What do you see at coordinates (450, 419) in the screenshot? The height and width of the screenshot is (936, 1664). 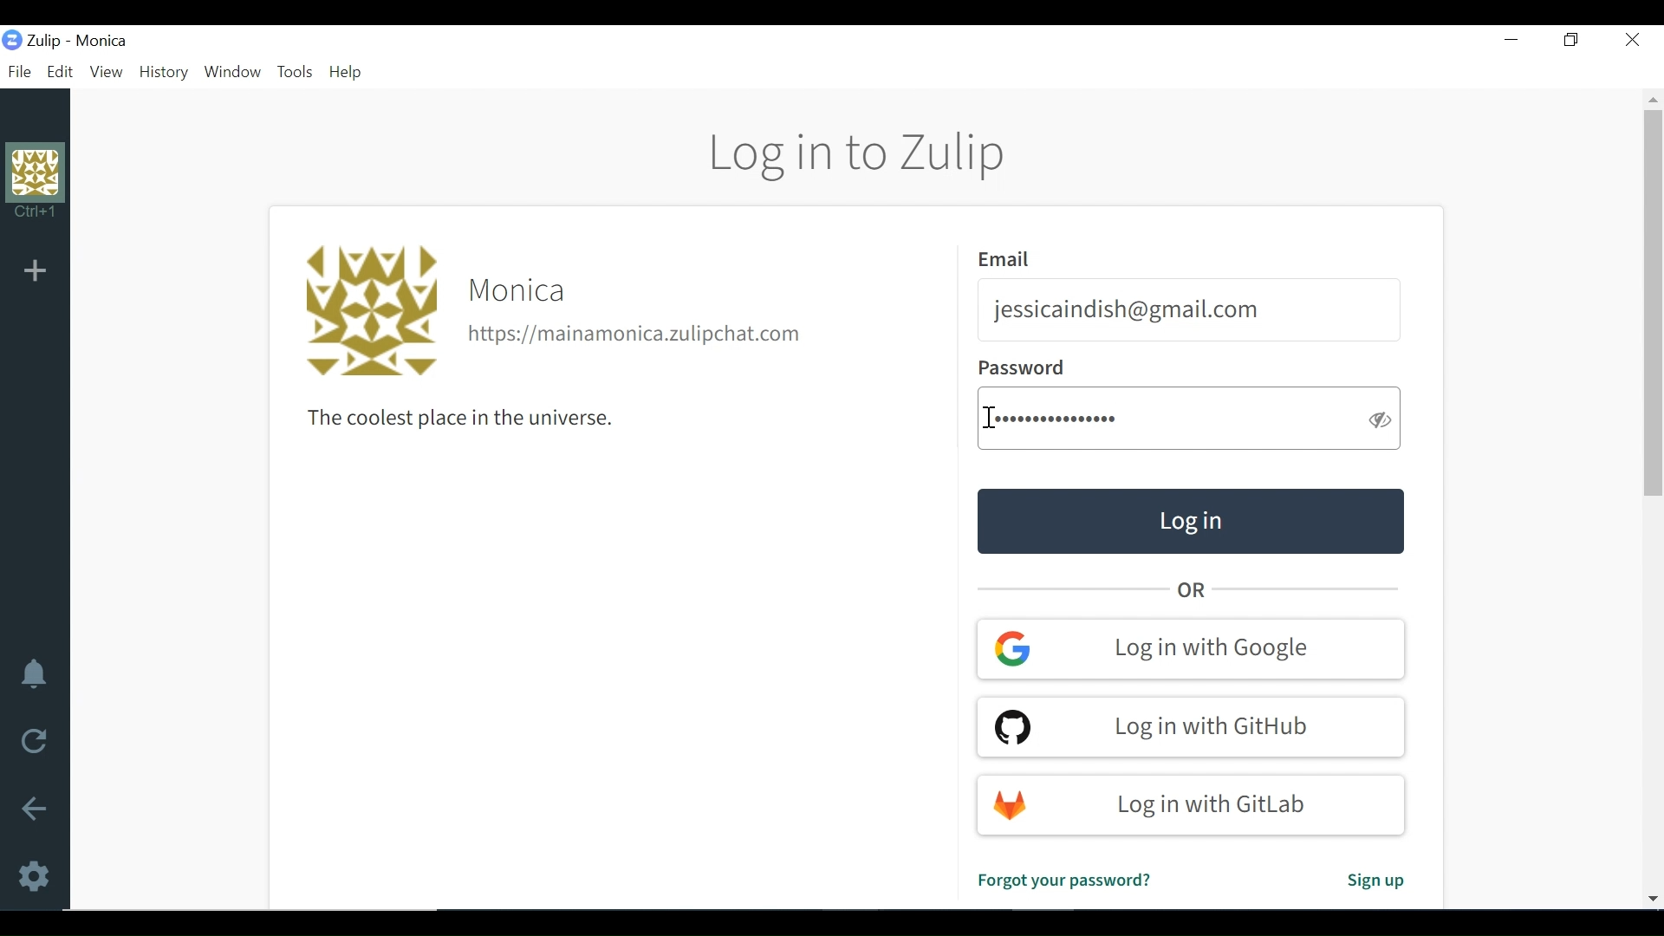 I see `The coolest place in the universe.` at bounding box center [450, 419].